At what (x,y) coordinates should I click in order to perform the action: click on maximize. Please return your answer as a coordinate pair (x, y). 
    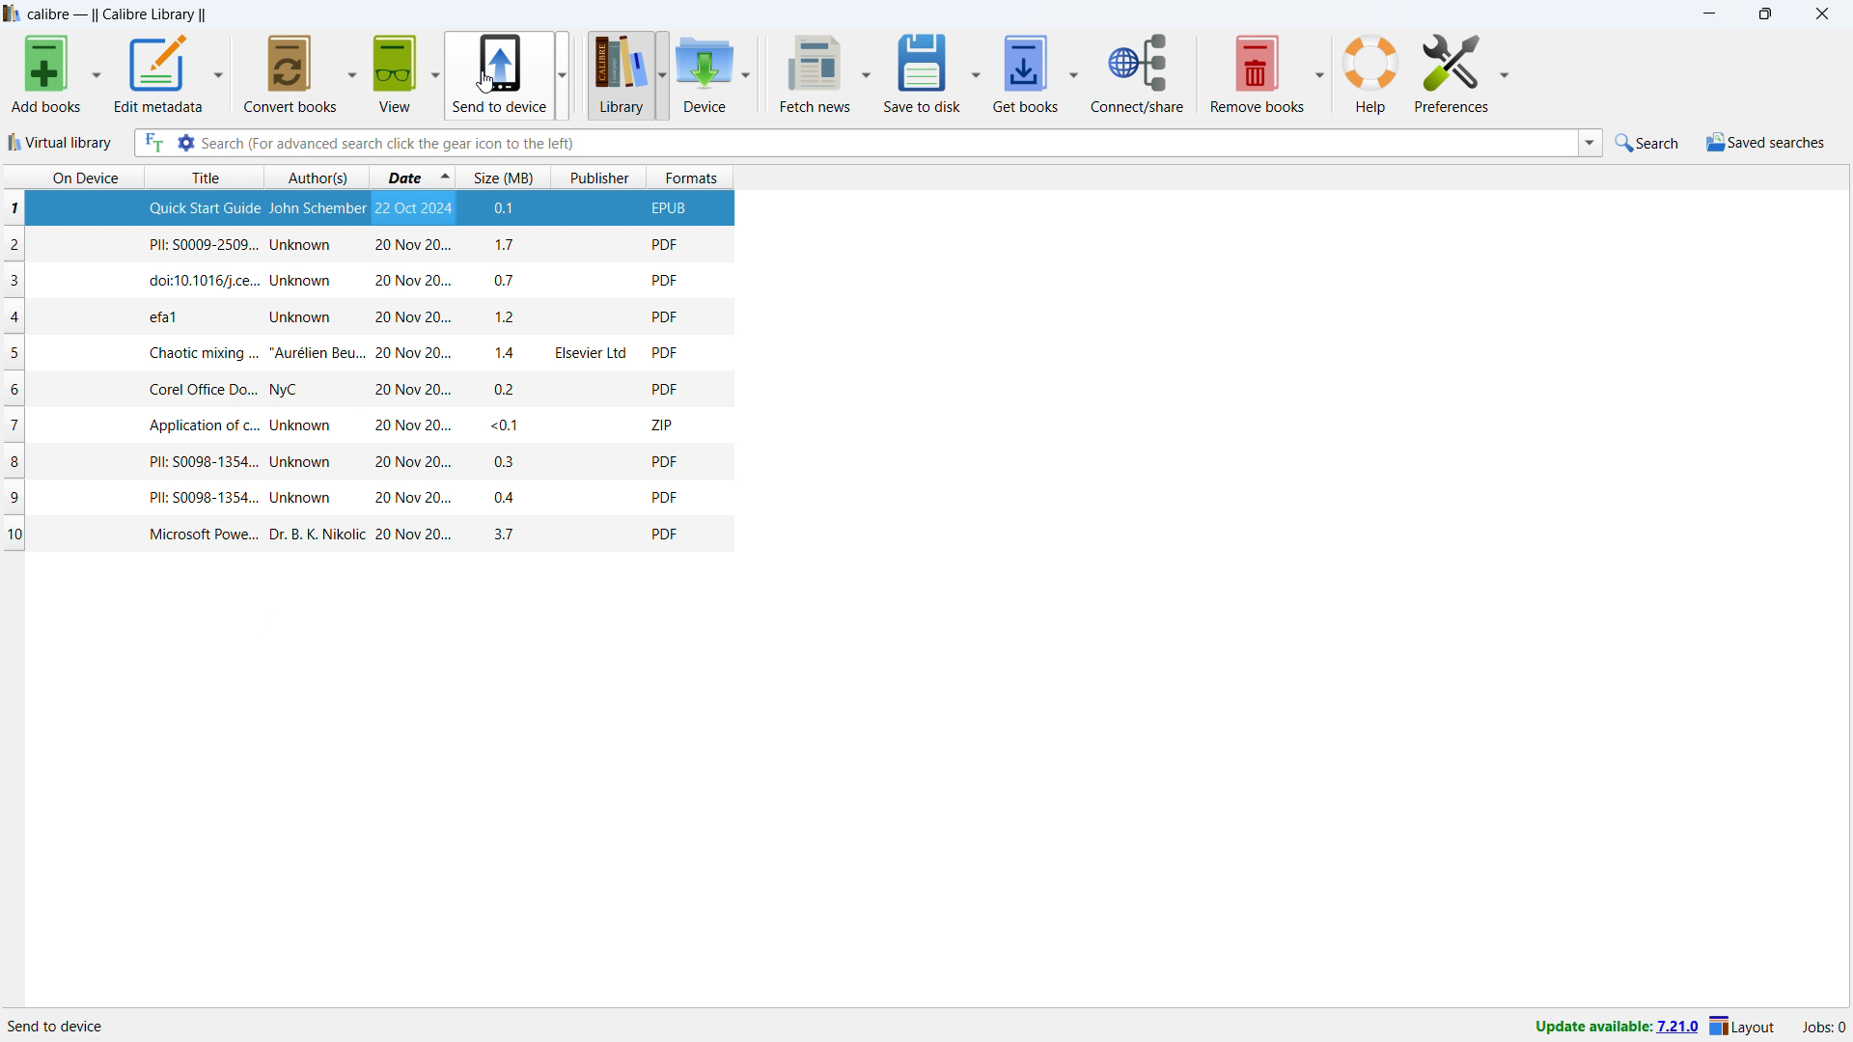
    Looking at the image, I should click on (1764, 14).